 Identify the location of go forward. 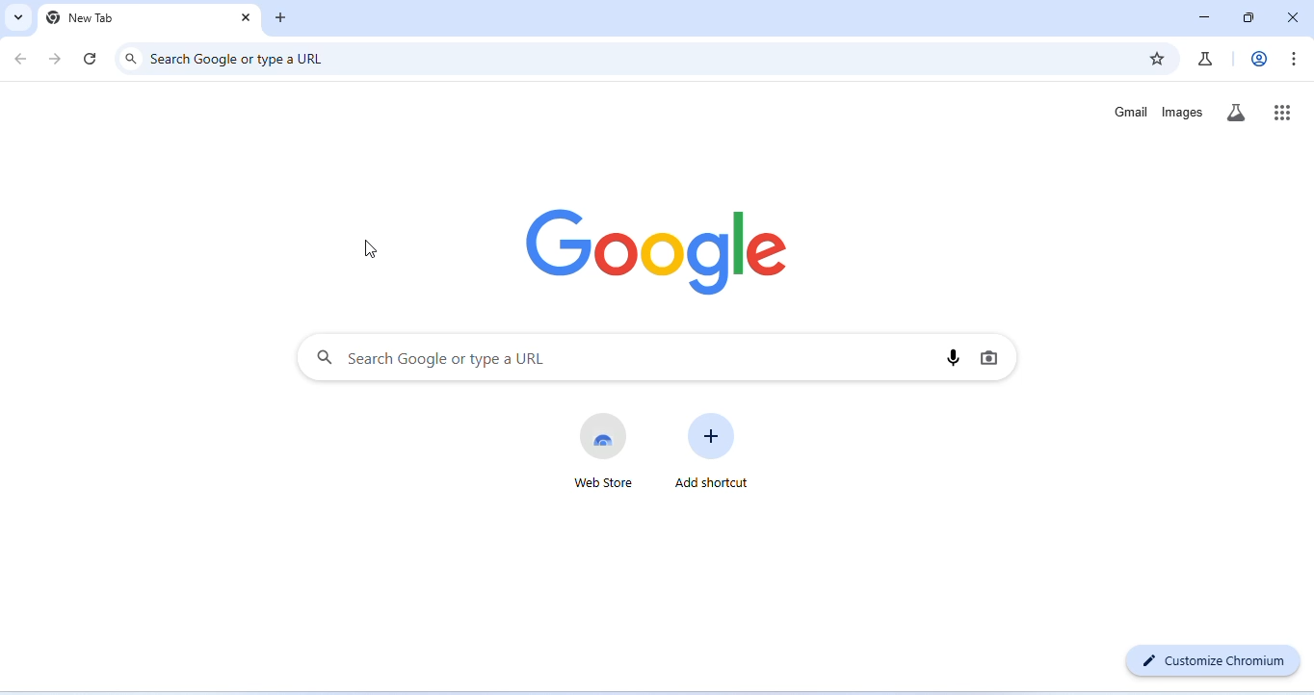
(55, 60).